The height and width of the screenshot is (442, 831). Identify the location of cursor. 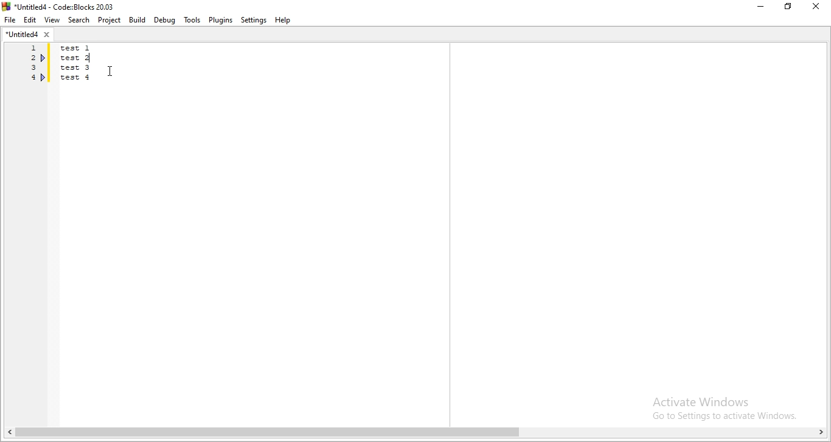
(109, 72).